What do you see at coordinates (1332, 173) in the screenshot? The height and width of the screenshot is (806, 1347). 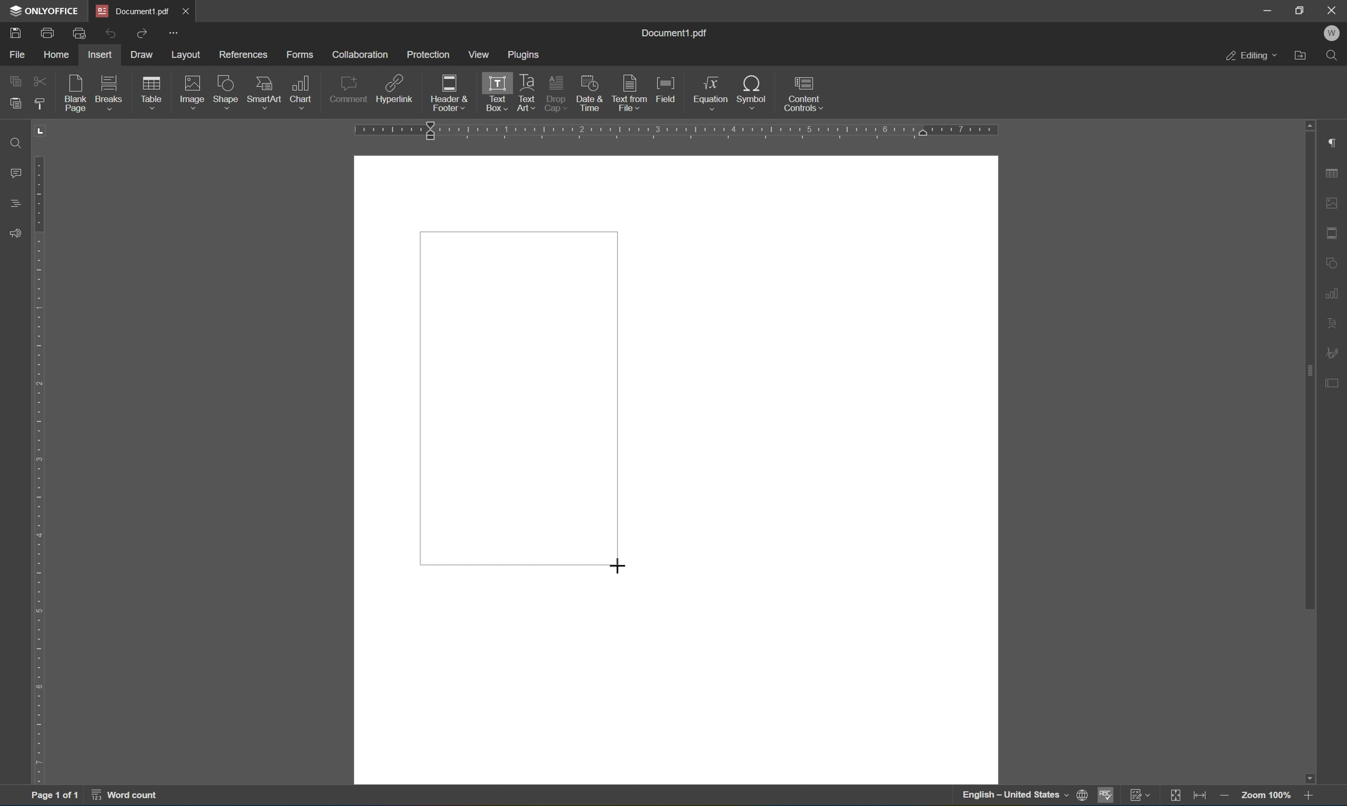 I see `Table settings` at bounding box center [1332, 173].